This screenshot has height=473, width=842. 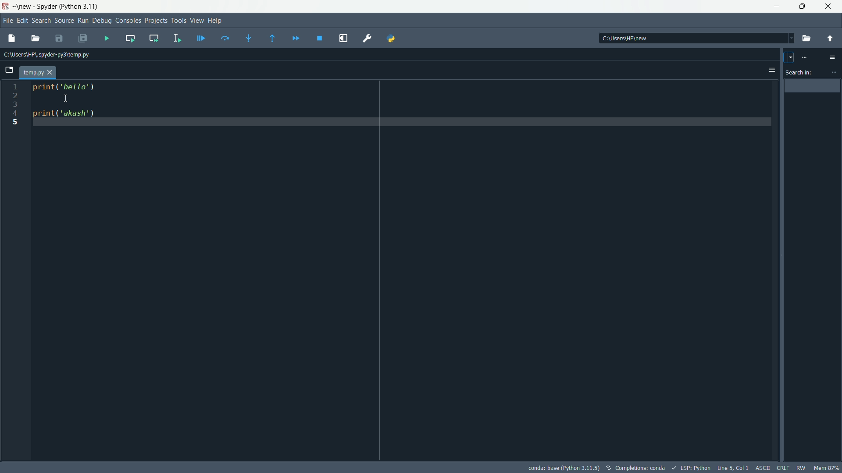 I want to click on file eol status, so click(x=785, y=467).